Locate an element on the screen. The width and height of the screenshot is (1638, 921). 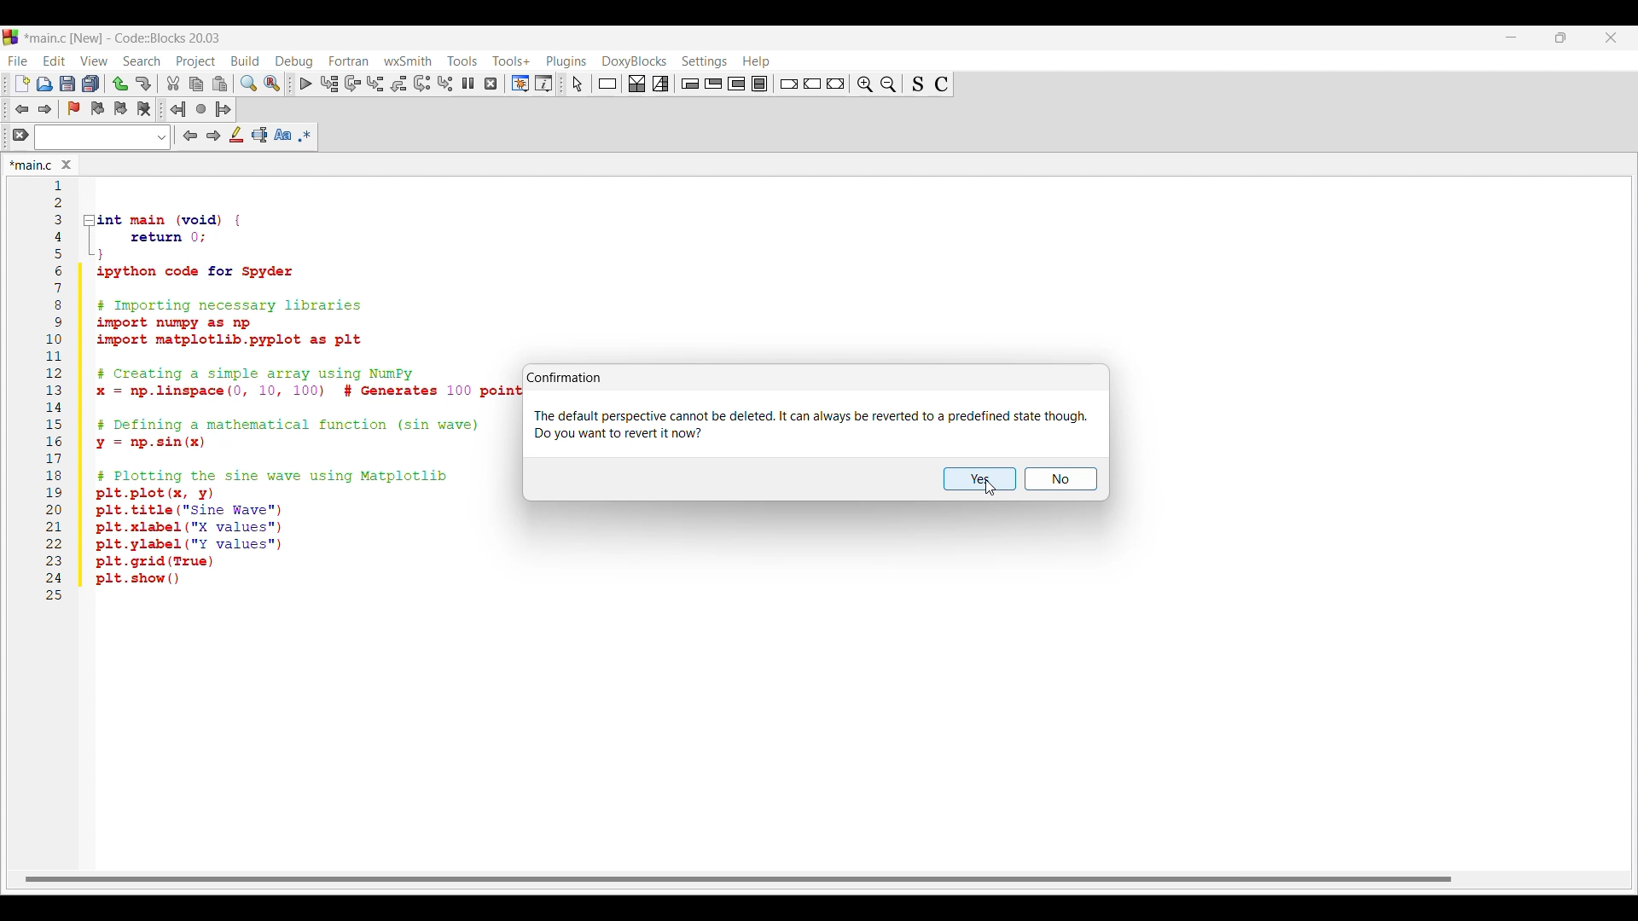
Stop debugger is located at coordinates (491, 84).